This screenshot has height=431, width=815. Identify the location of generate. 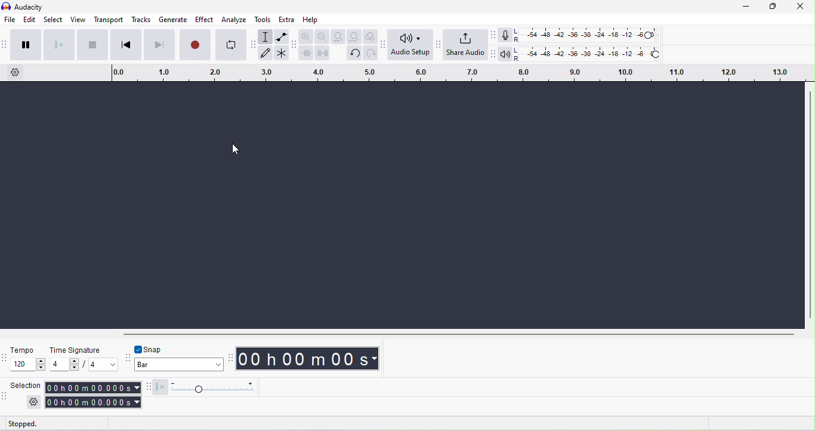
(171, 20).